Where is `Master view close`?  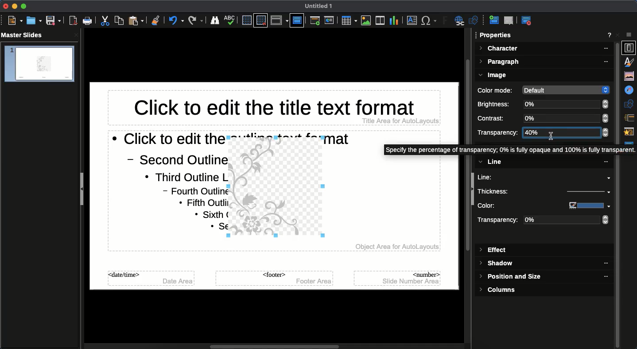
Master view close is located at coordinates (528, 20).